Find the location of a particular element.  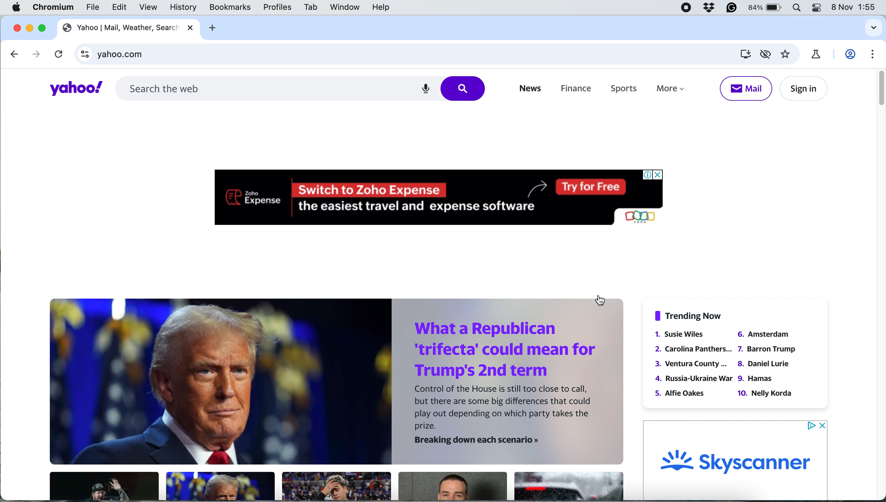

go forward is located at coordinates (36, 54).